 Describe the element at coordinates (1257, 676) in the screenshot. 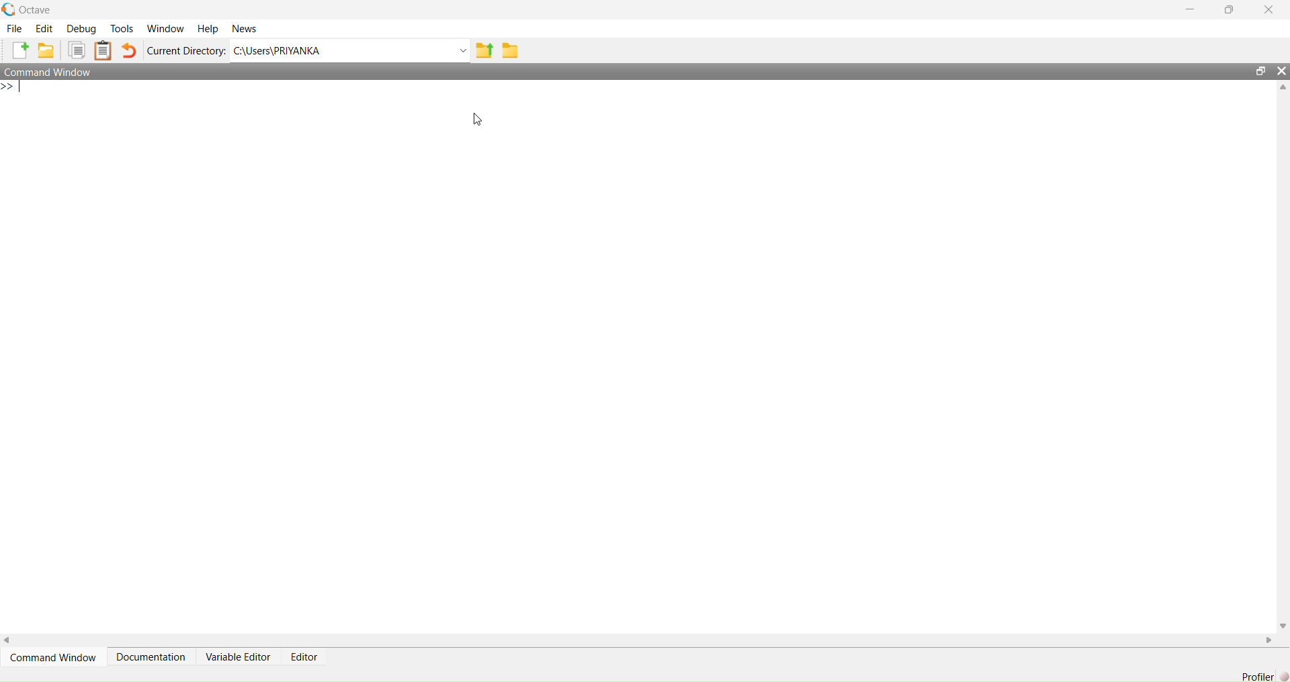

I see `Profiler` at that location.